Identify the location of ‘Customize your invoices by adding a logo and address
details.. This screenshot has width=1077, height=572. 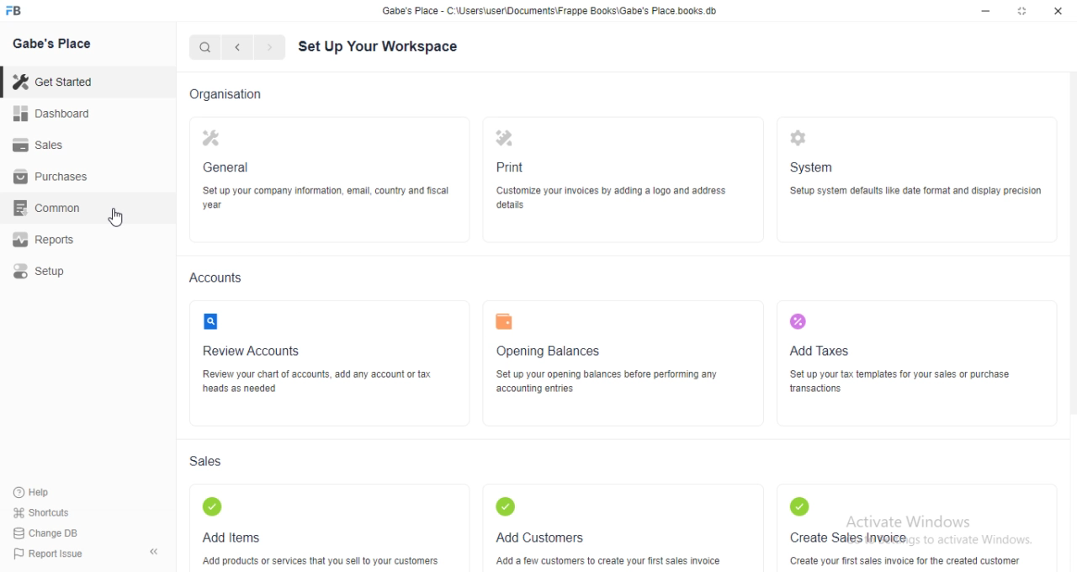
(612, 196).